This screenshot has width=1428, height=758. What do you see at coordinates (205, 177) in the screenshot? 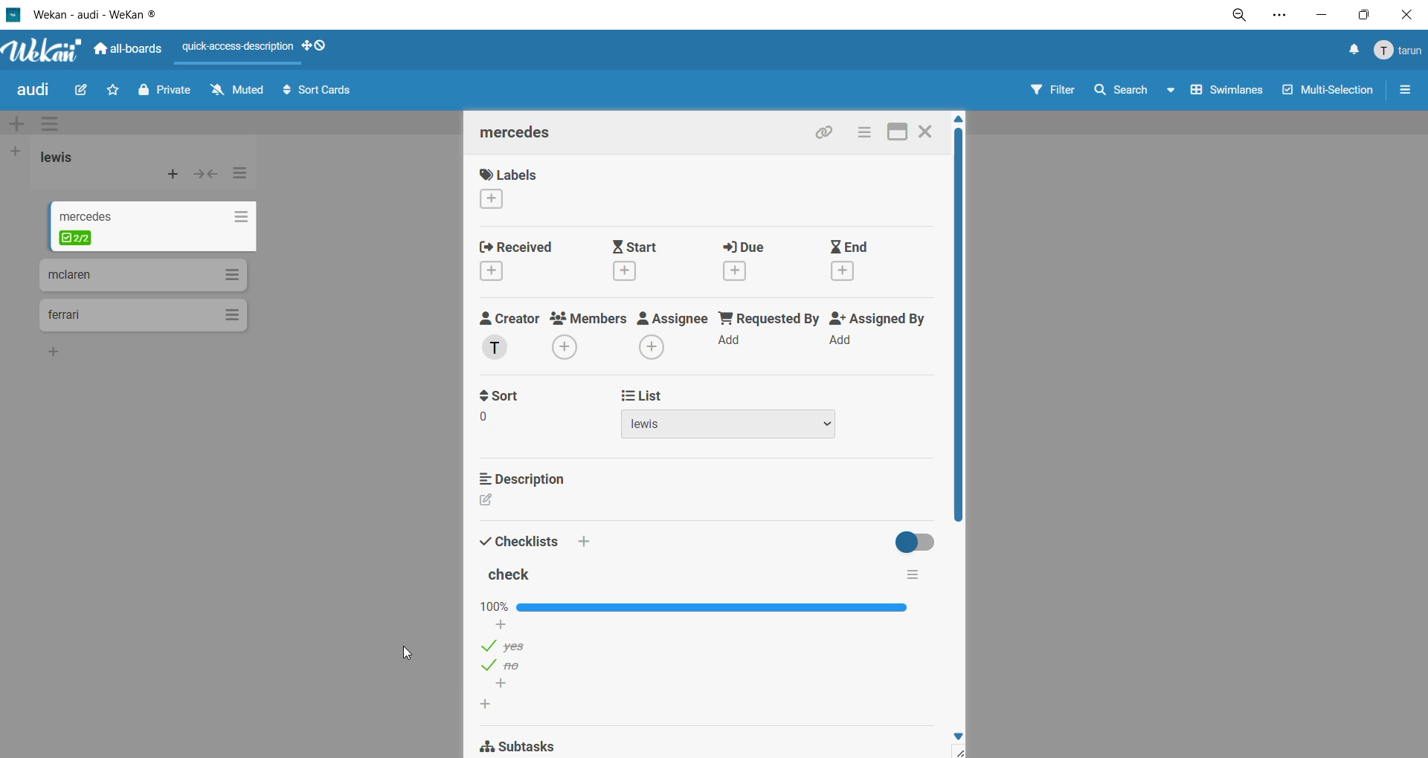
I see `collapse` at bounding box center [205, 177].